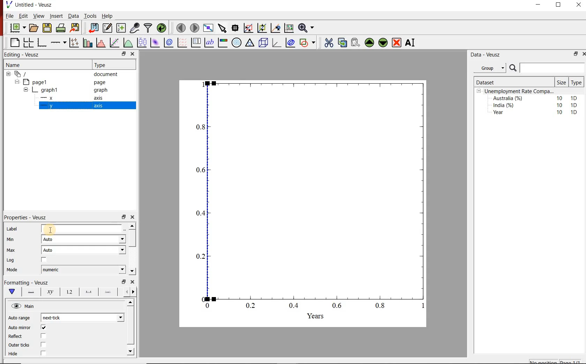 Image resolution: width=586 pixels, height=364 pixels. Describe the element at coordinates (58, 43) in the screenshot. I see `add an axis` at that location.